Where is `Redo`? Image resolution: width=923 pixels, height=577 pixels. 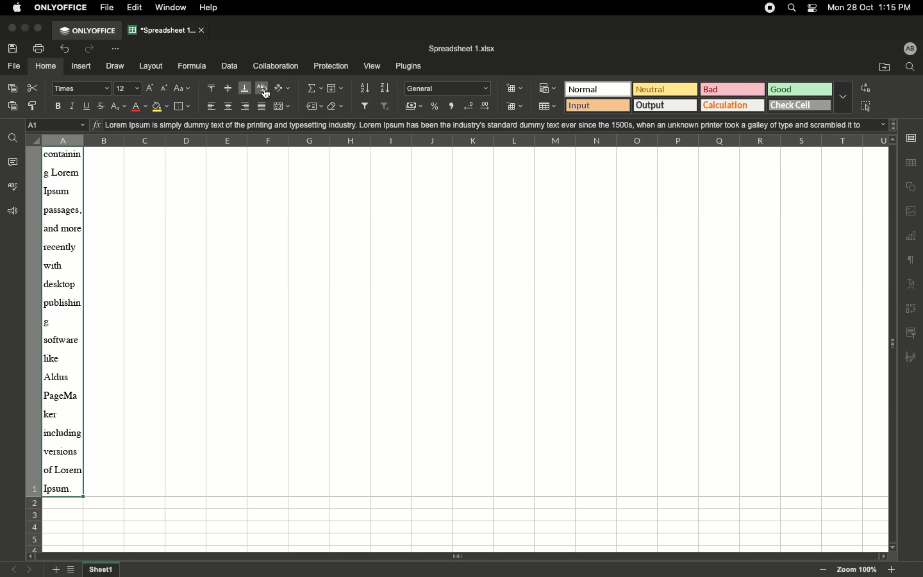 Redo is located at coordinates (94, 49).